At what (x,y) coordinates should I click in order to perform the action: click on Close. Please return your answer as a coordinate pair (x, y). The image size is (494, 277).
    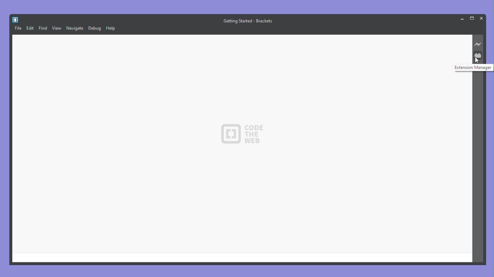
    Looking at the image, I should click on (481, 18).